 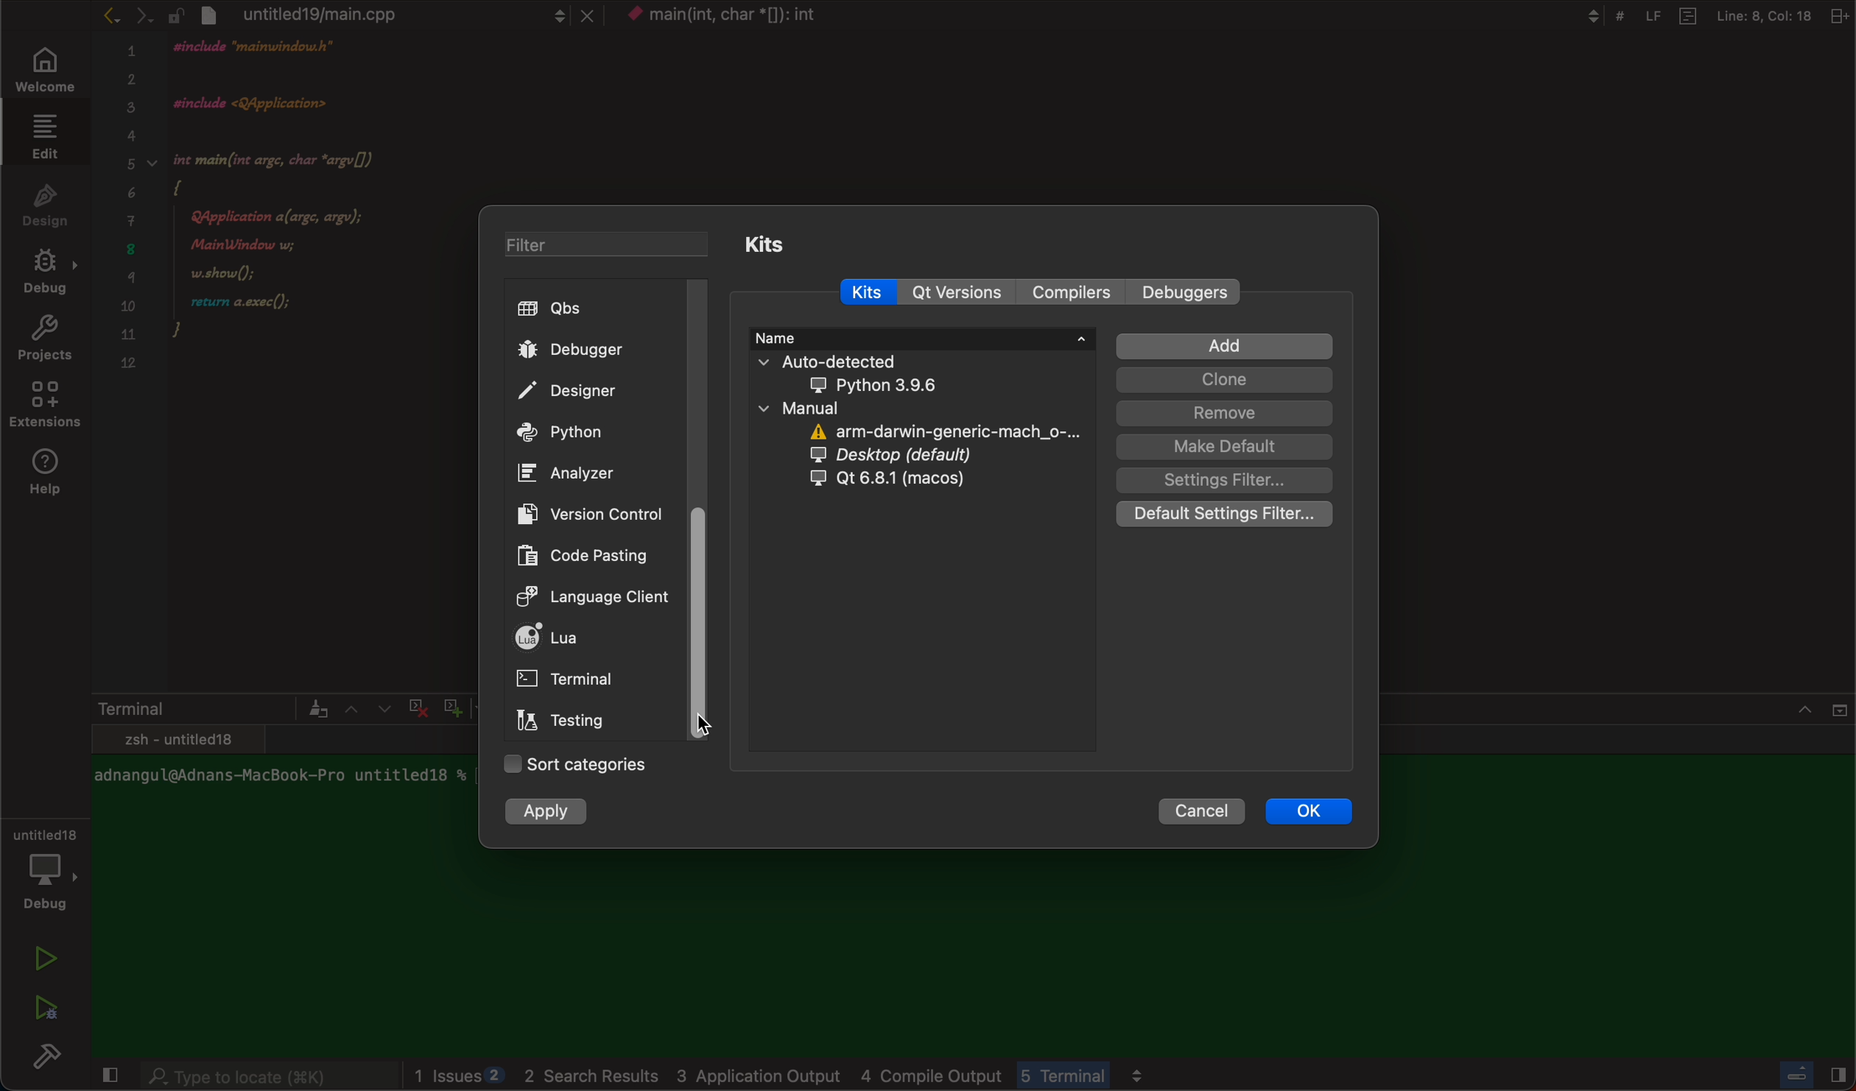 What do you see at coordinates (584, 513) in the screenshot?
I see `version controls ` at bounding box center [584, 513].